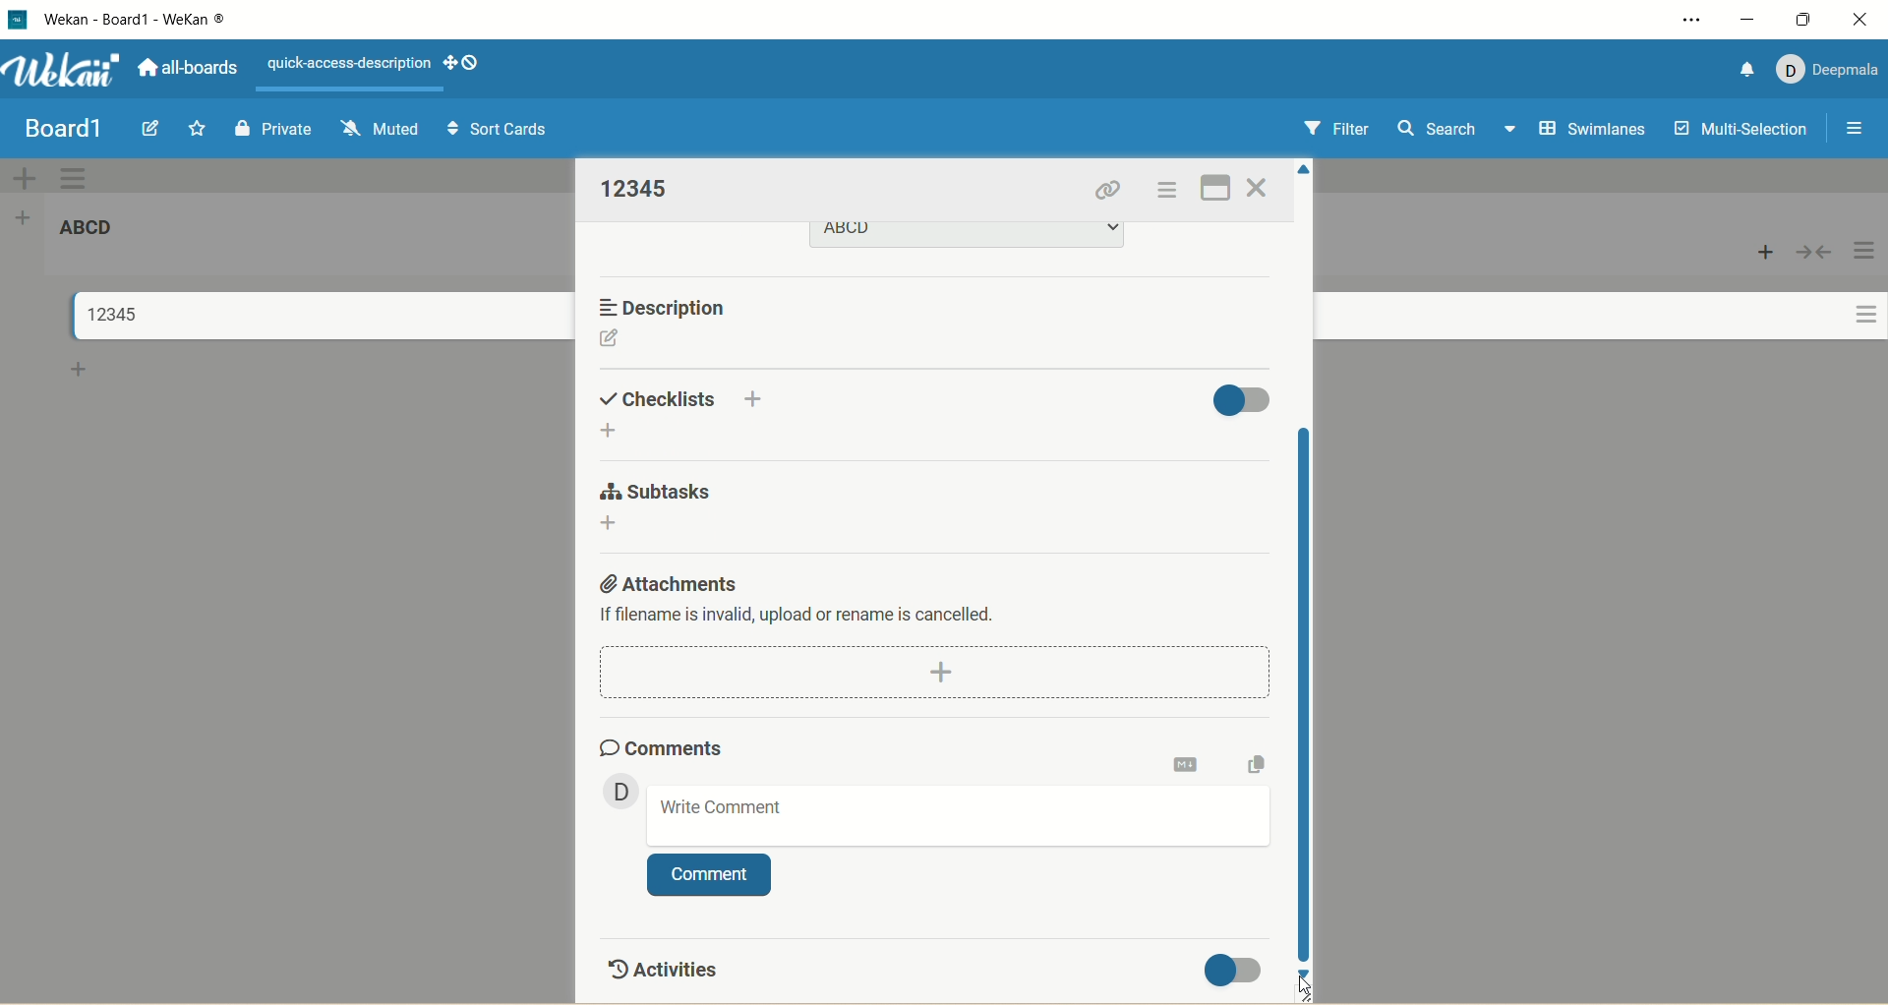 This screenshot has width=1888, height=1005. What do you see at coordinates (940, 673) in the screenshot?
I see `dd` at bounding box center [940, 673].